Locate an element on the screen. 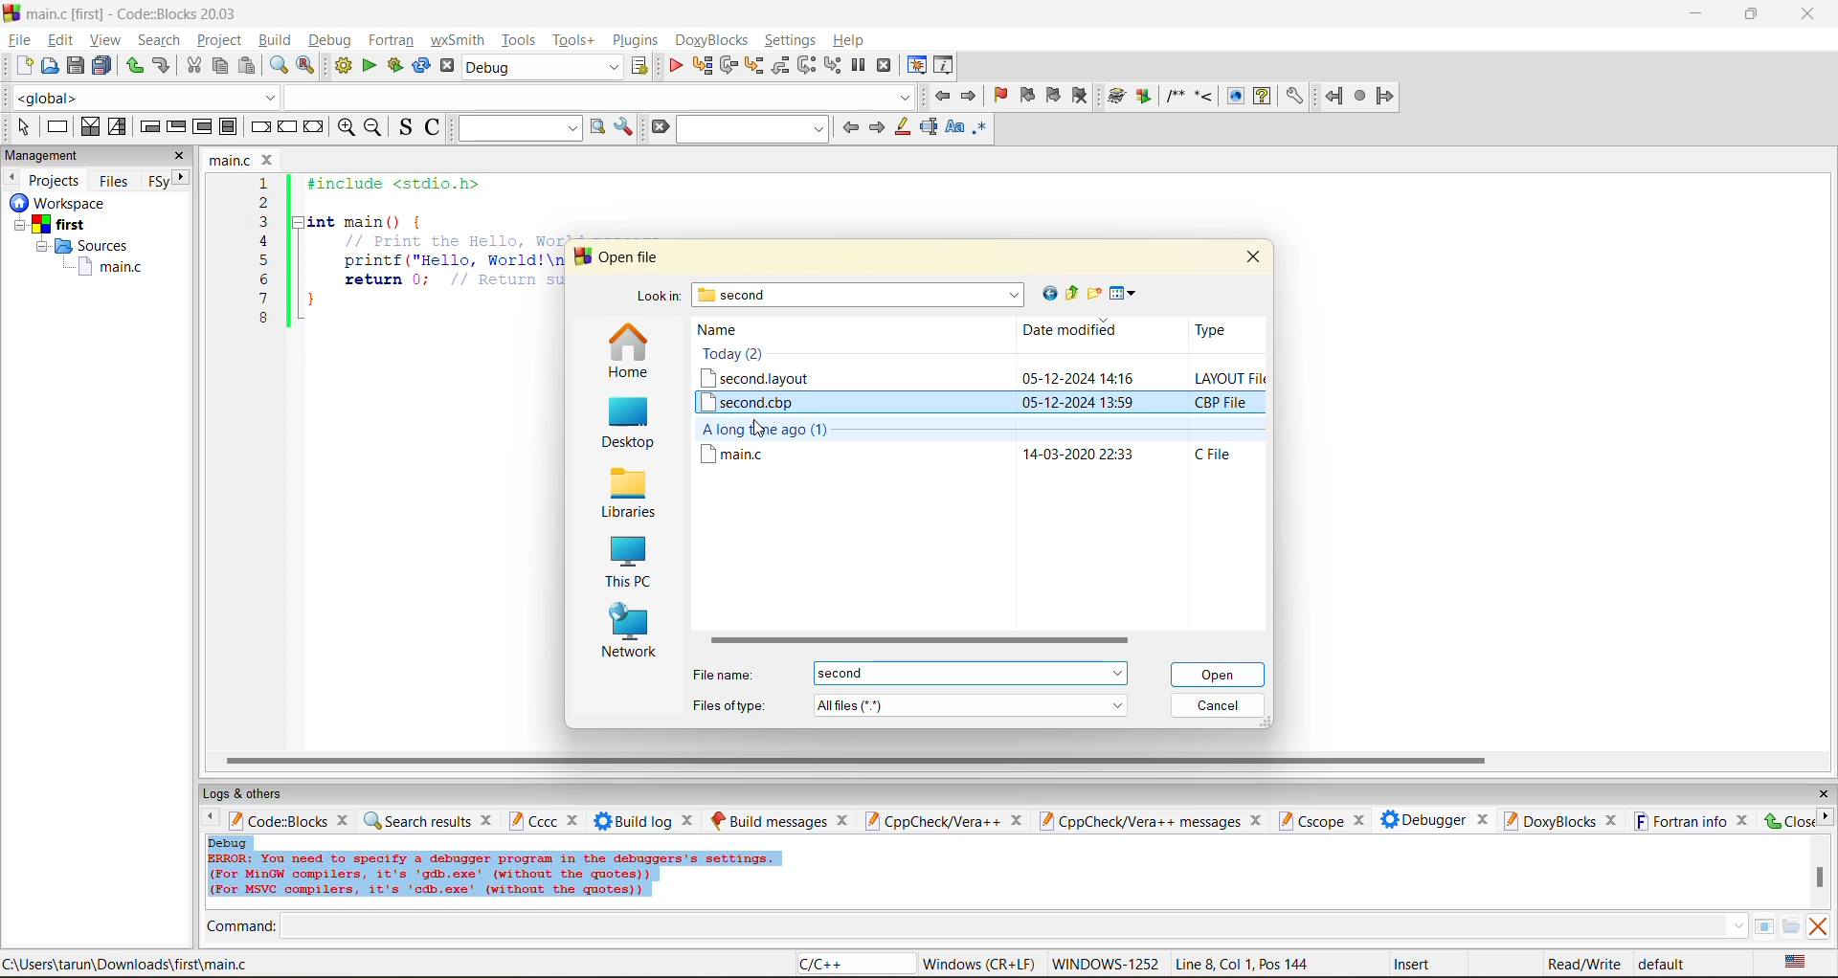 The width and height of the screenshot is (1838, 978). various info is located at coordinates (945, 66).